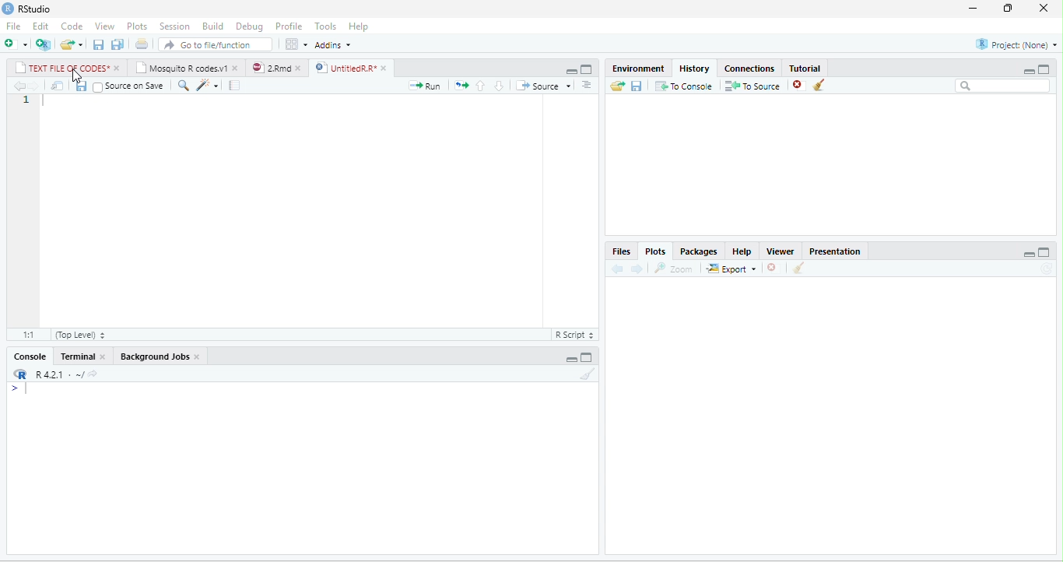 This screenshot has width=1063, height=562. Describe the element at coordinates (183, 86) in the screenshot. I see `search` at that location.